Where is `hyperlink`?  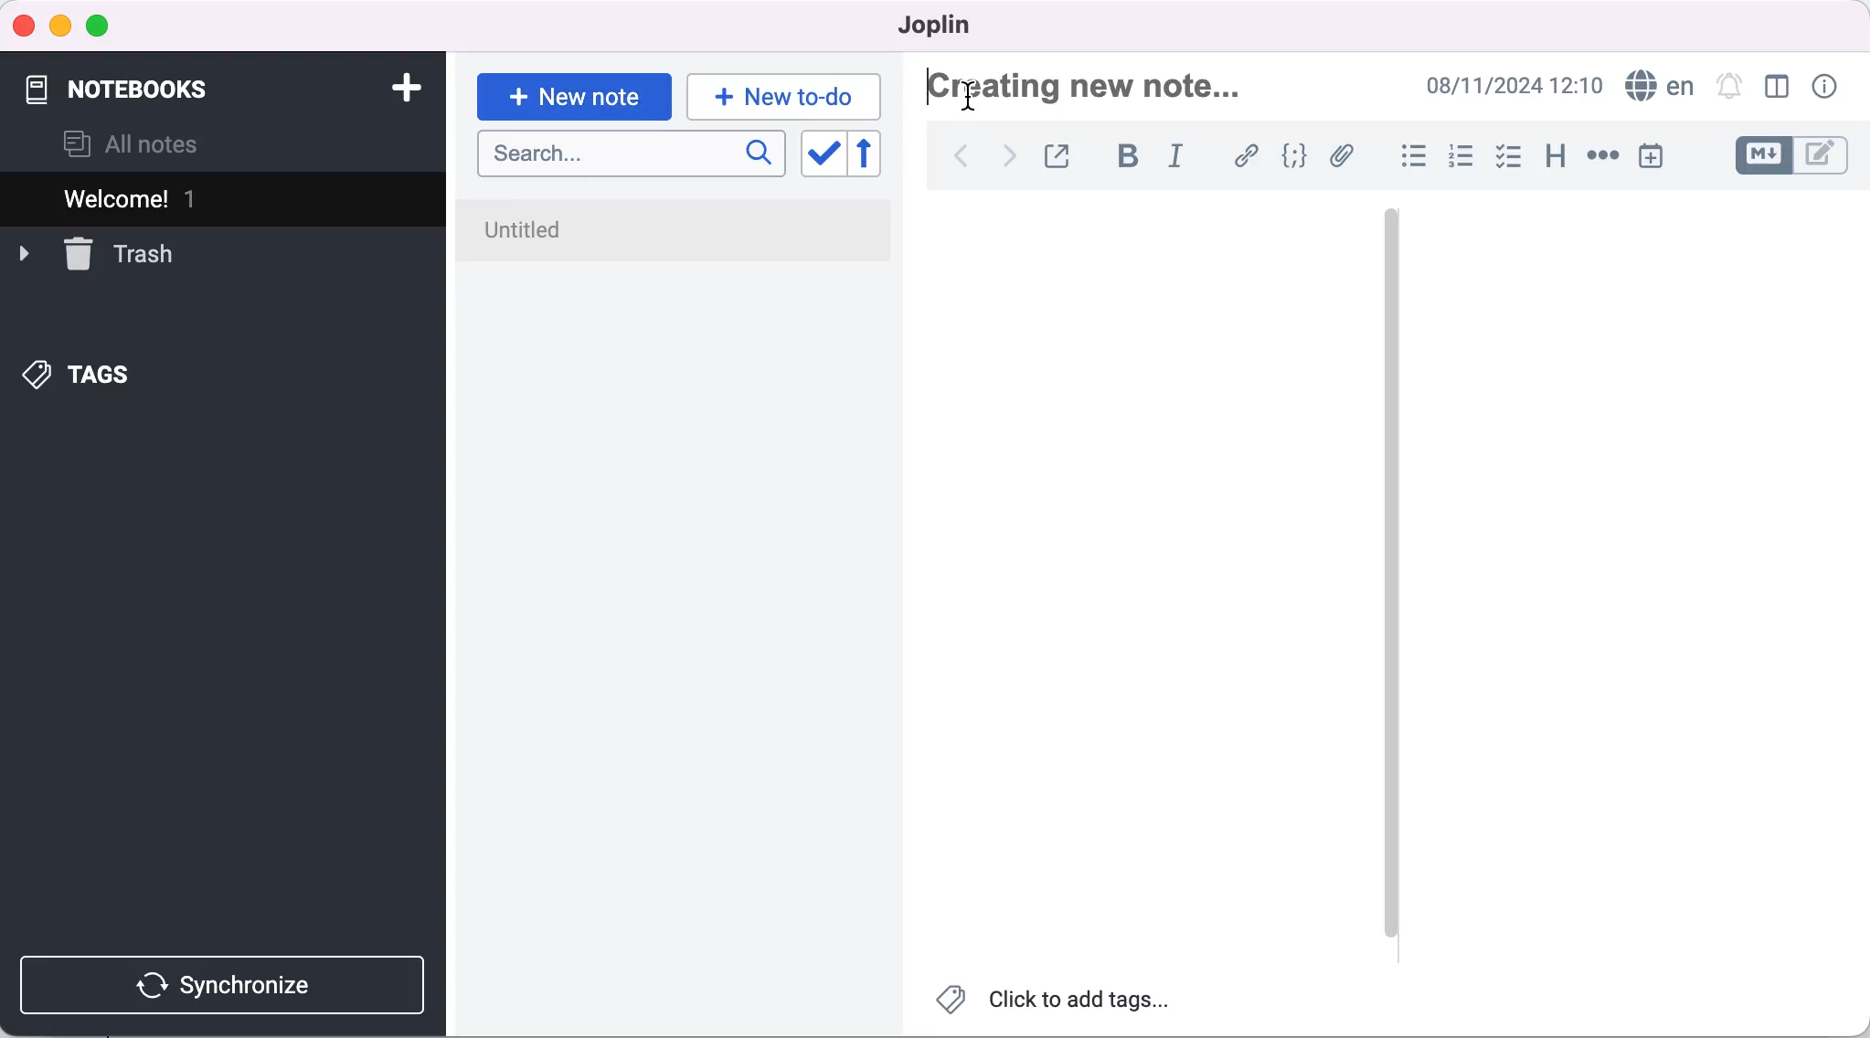
hyperlink is located at coordinates (1240, 158).